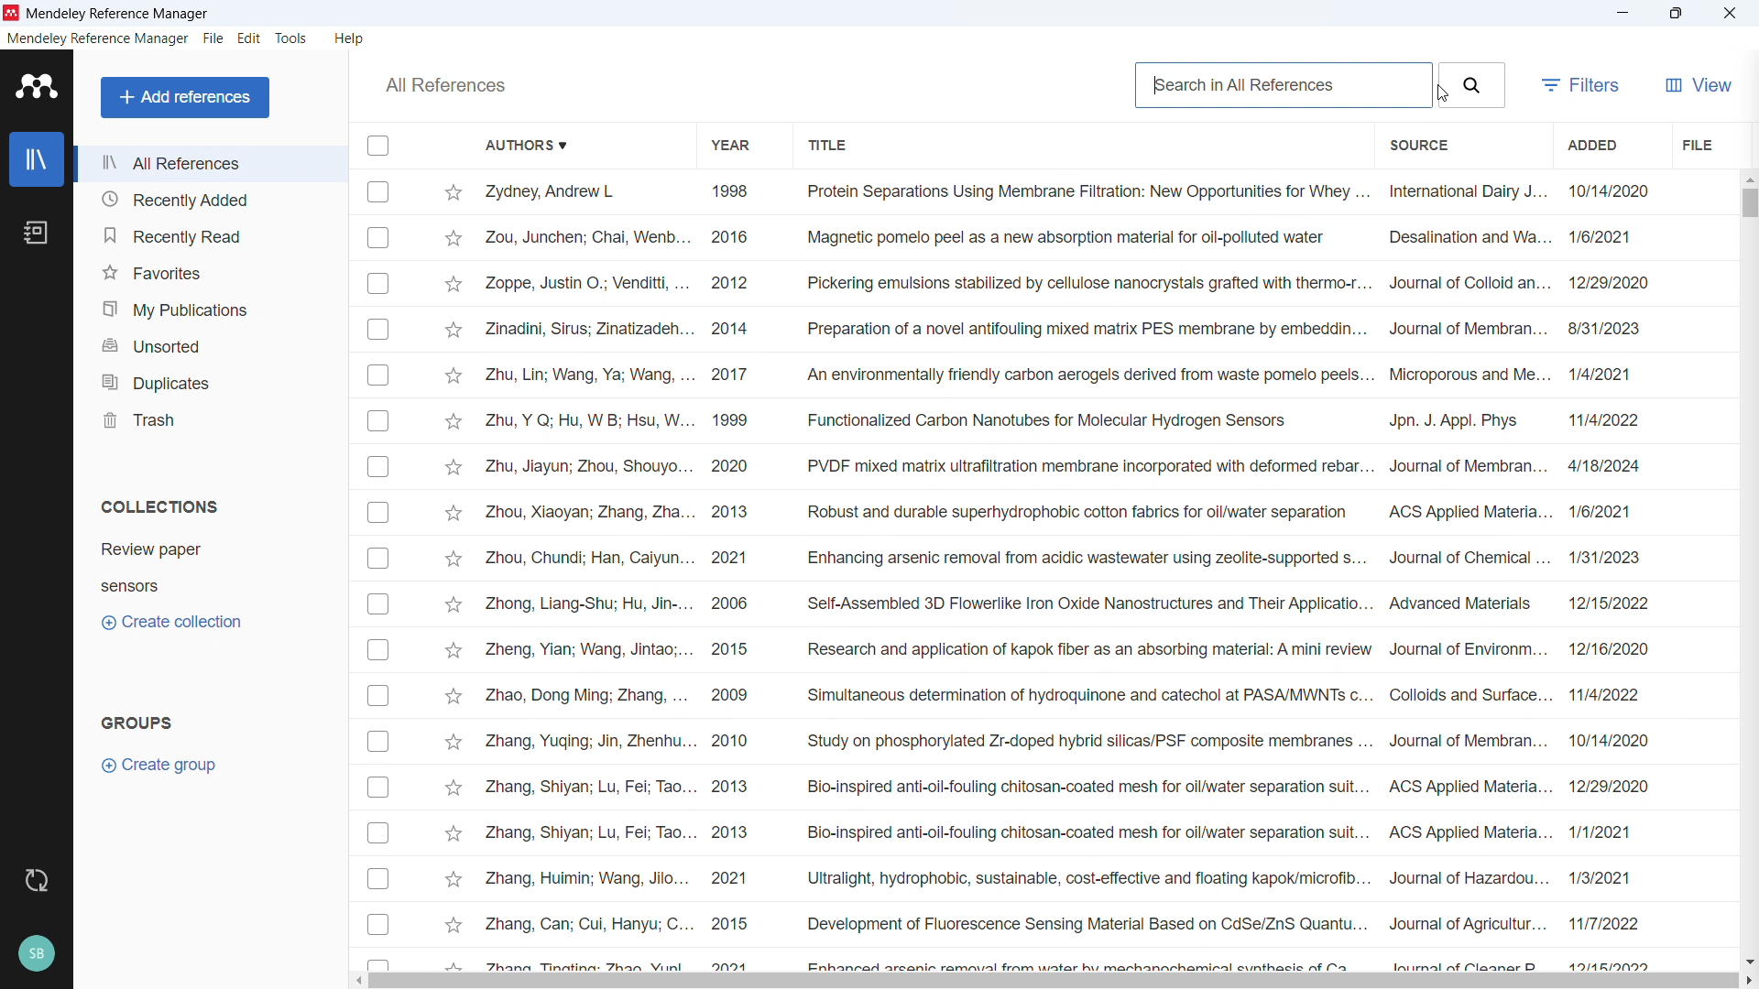  I want to click on Scroll up , so click(1748, 178).